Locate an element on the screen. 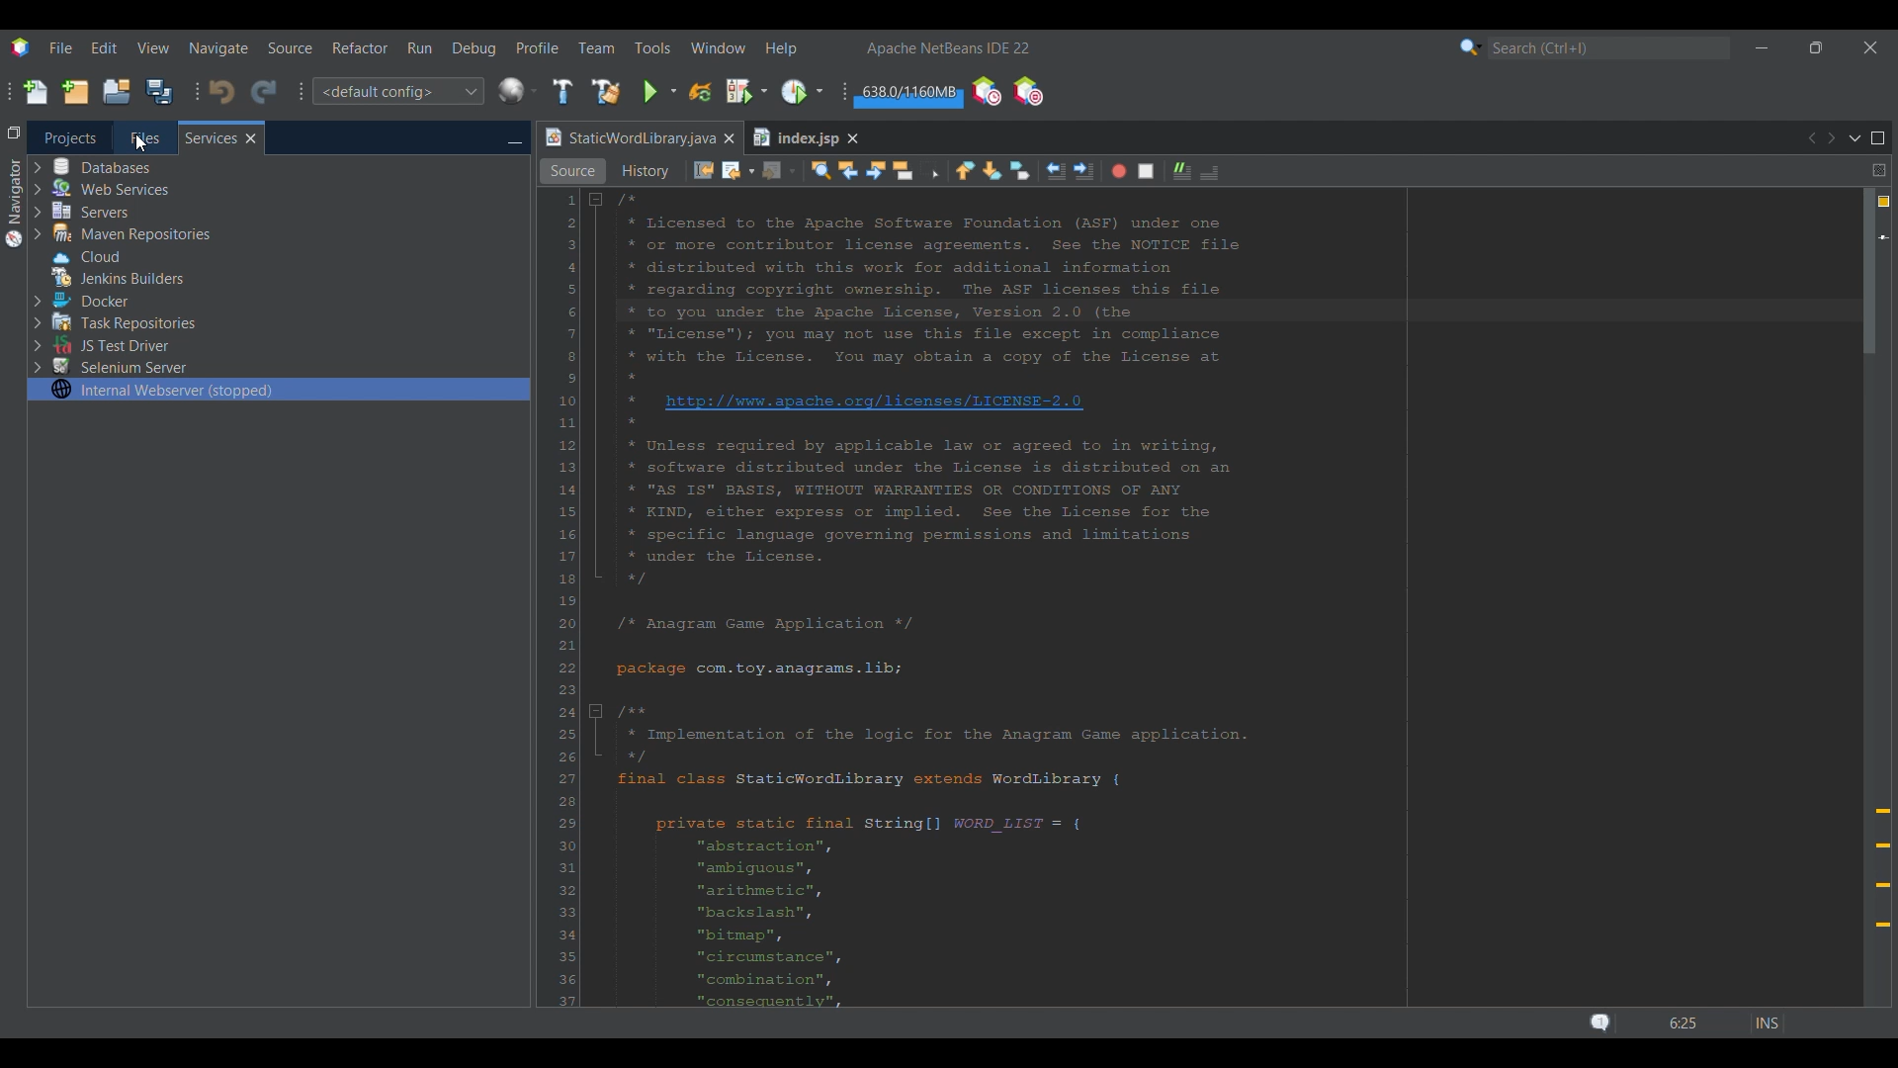 The height and width of the screenshot is (1068, 1898). Status bar details is located at coordinates (1681, 1023).